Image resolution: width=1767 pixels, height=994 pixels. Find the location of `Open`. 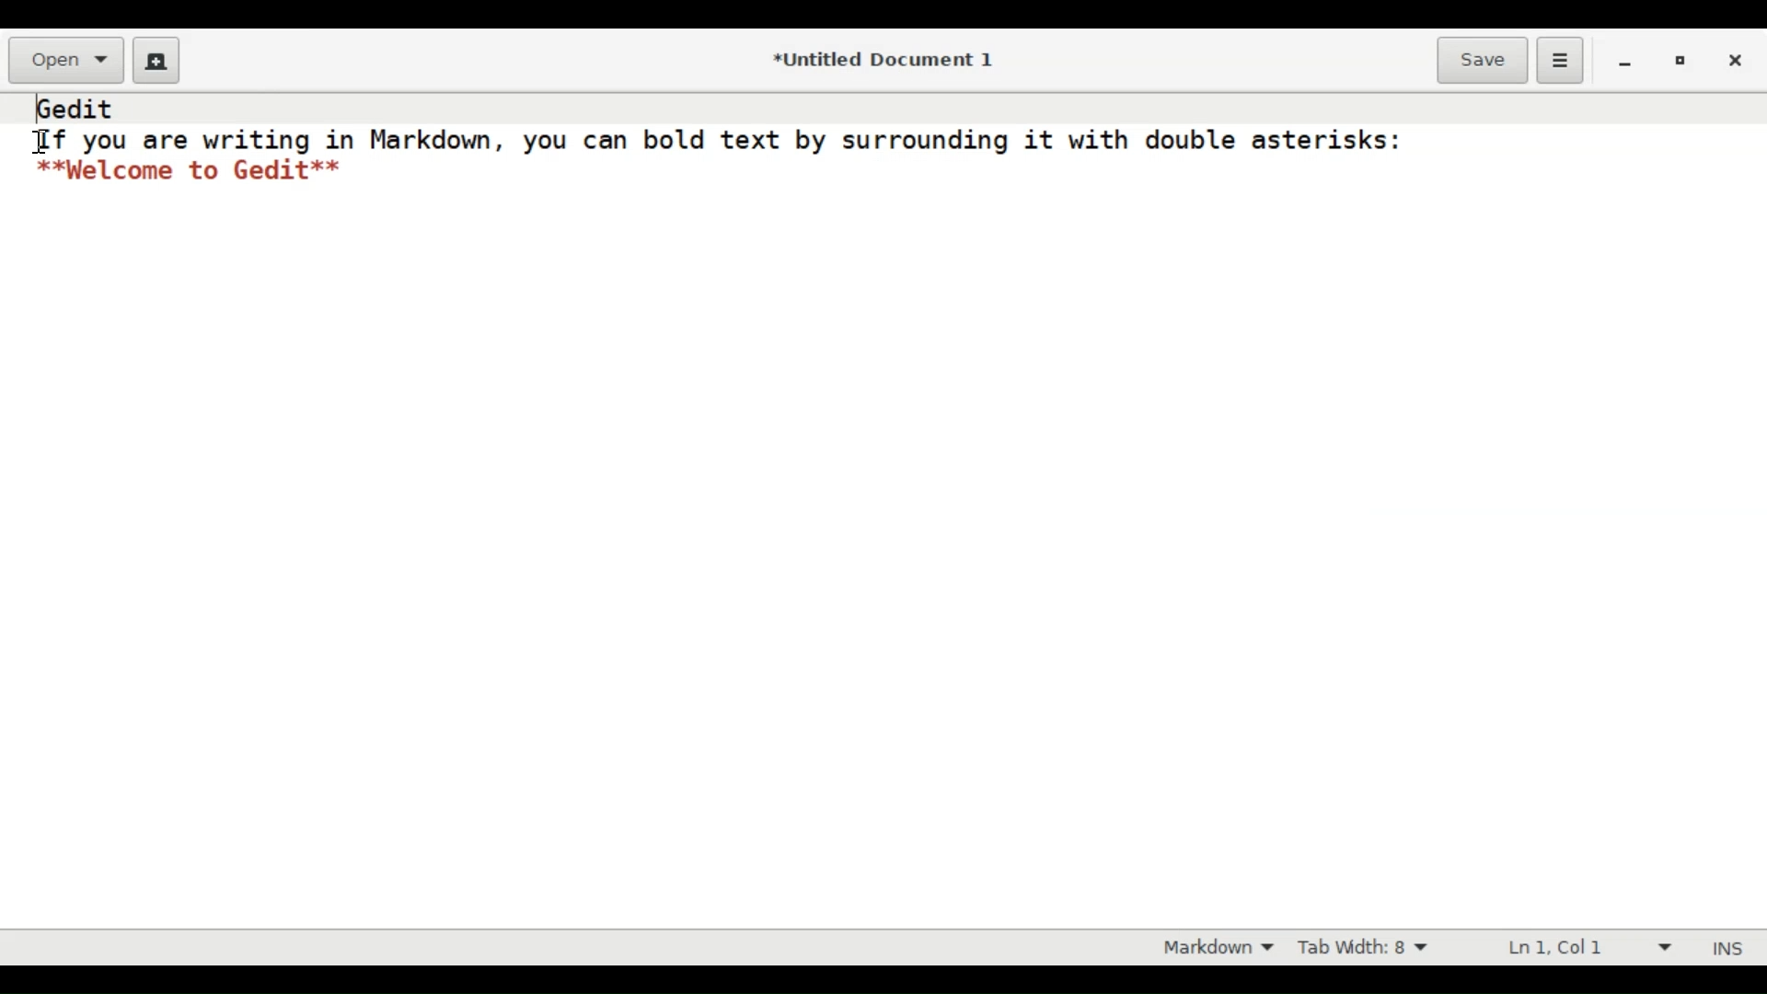

Open is located at coordinates (65, 60).